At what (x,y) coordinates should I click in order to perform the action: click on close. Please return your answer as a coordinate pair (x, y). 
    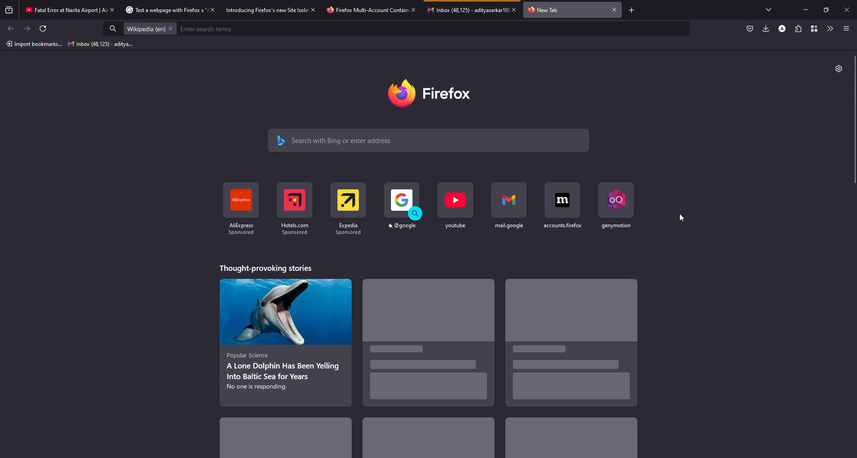
    Looking at the image, I should click on (614, 9).